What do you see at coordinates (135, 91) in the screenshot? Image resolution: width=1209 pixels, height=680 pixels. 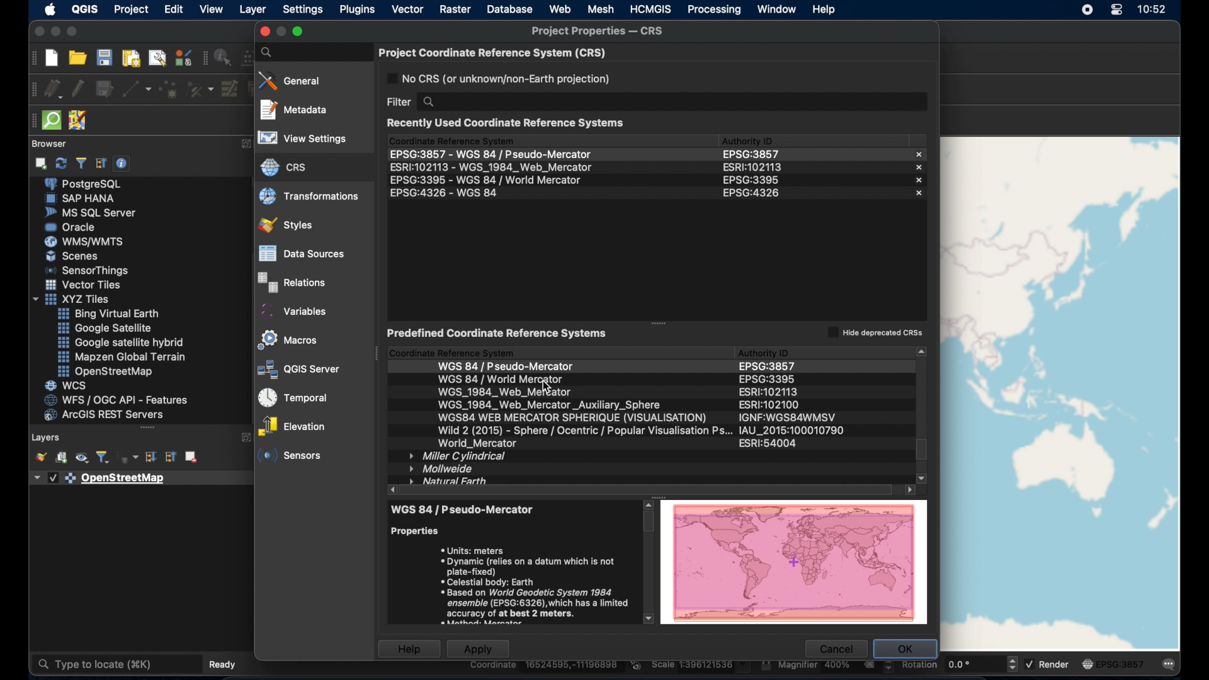 I see `digitize with segment` at bounding box center [135, 91].